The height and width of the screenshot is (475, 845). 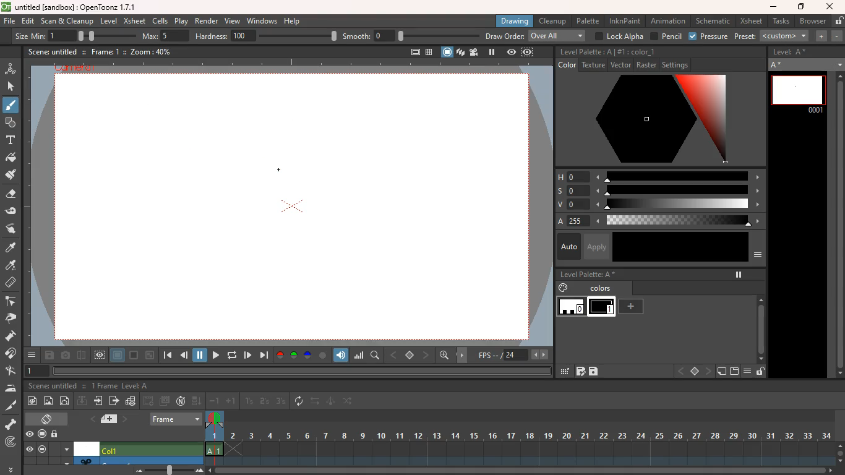 What do you see at coordinates (12, 424) in the screenshot?
I see `skeleton` at bounding box center [12, 424].